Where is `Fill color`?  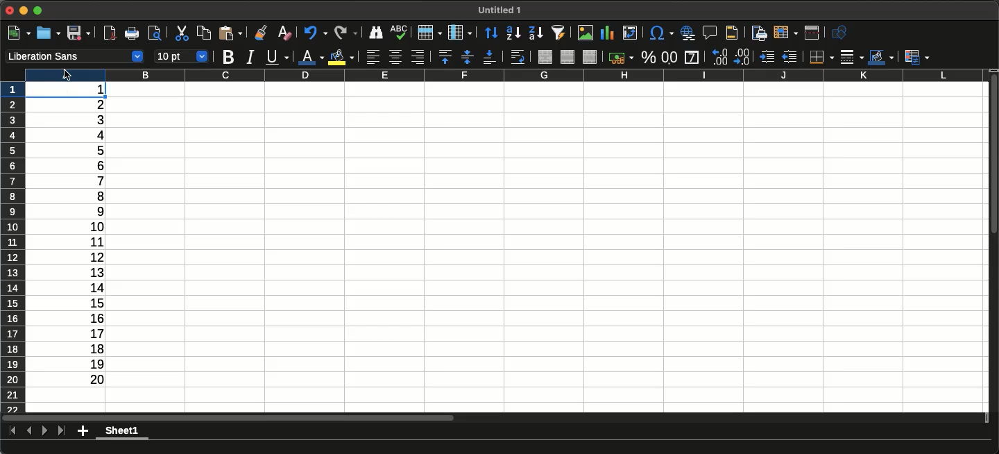
Fill color is located at coordinates (341, 58).